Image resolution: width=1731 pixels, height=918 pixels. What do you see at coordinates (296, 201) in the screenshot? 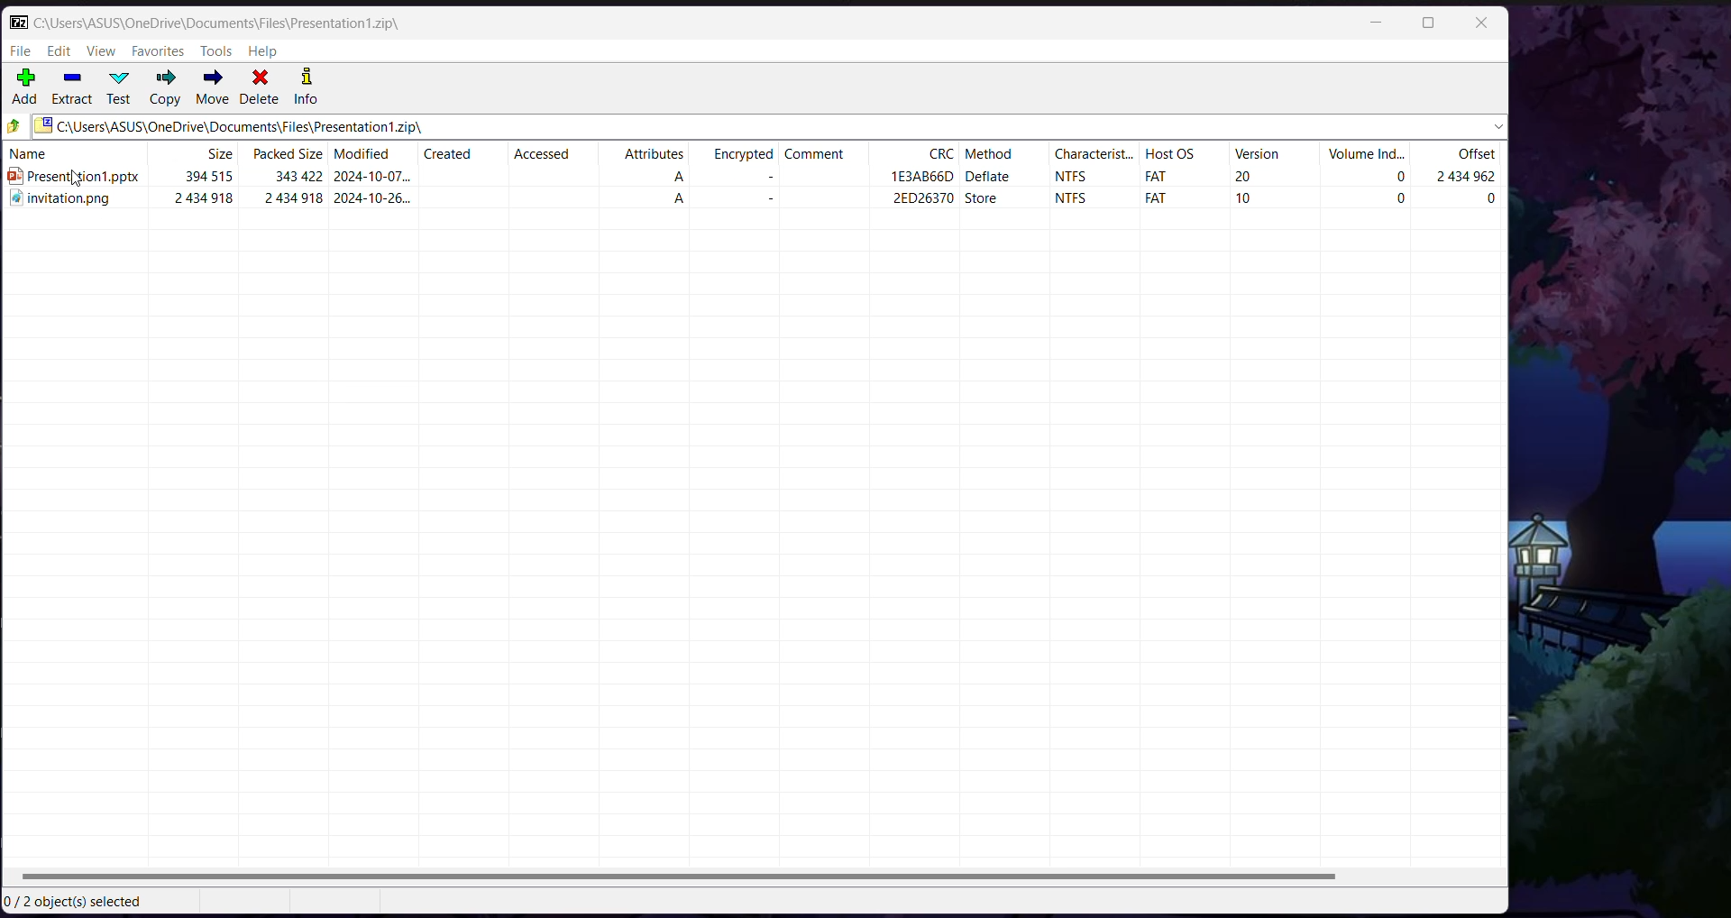
I see `2434918` at bounding box center [296, 201].